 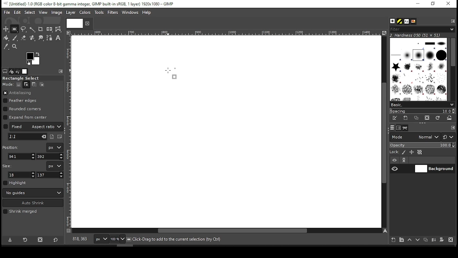 I want to click on close window, so click(x=448, y=4).